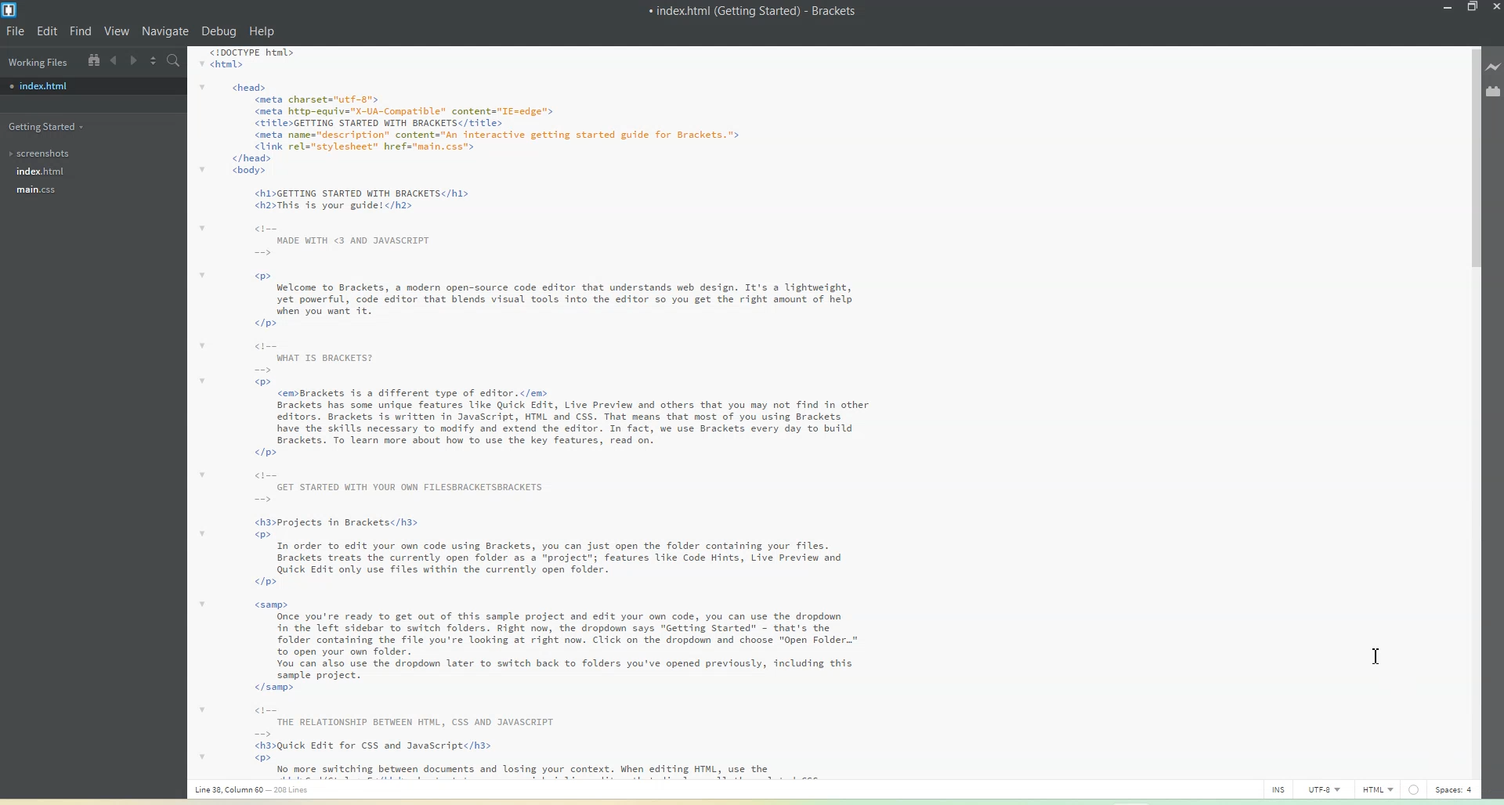 The width and height of the screenshot is (1504, 805). I want to click on Text Cursor, so click(1376, 655).